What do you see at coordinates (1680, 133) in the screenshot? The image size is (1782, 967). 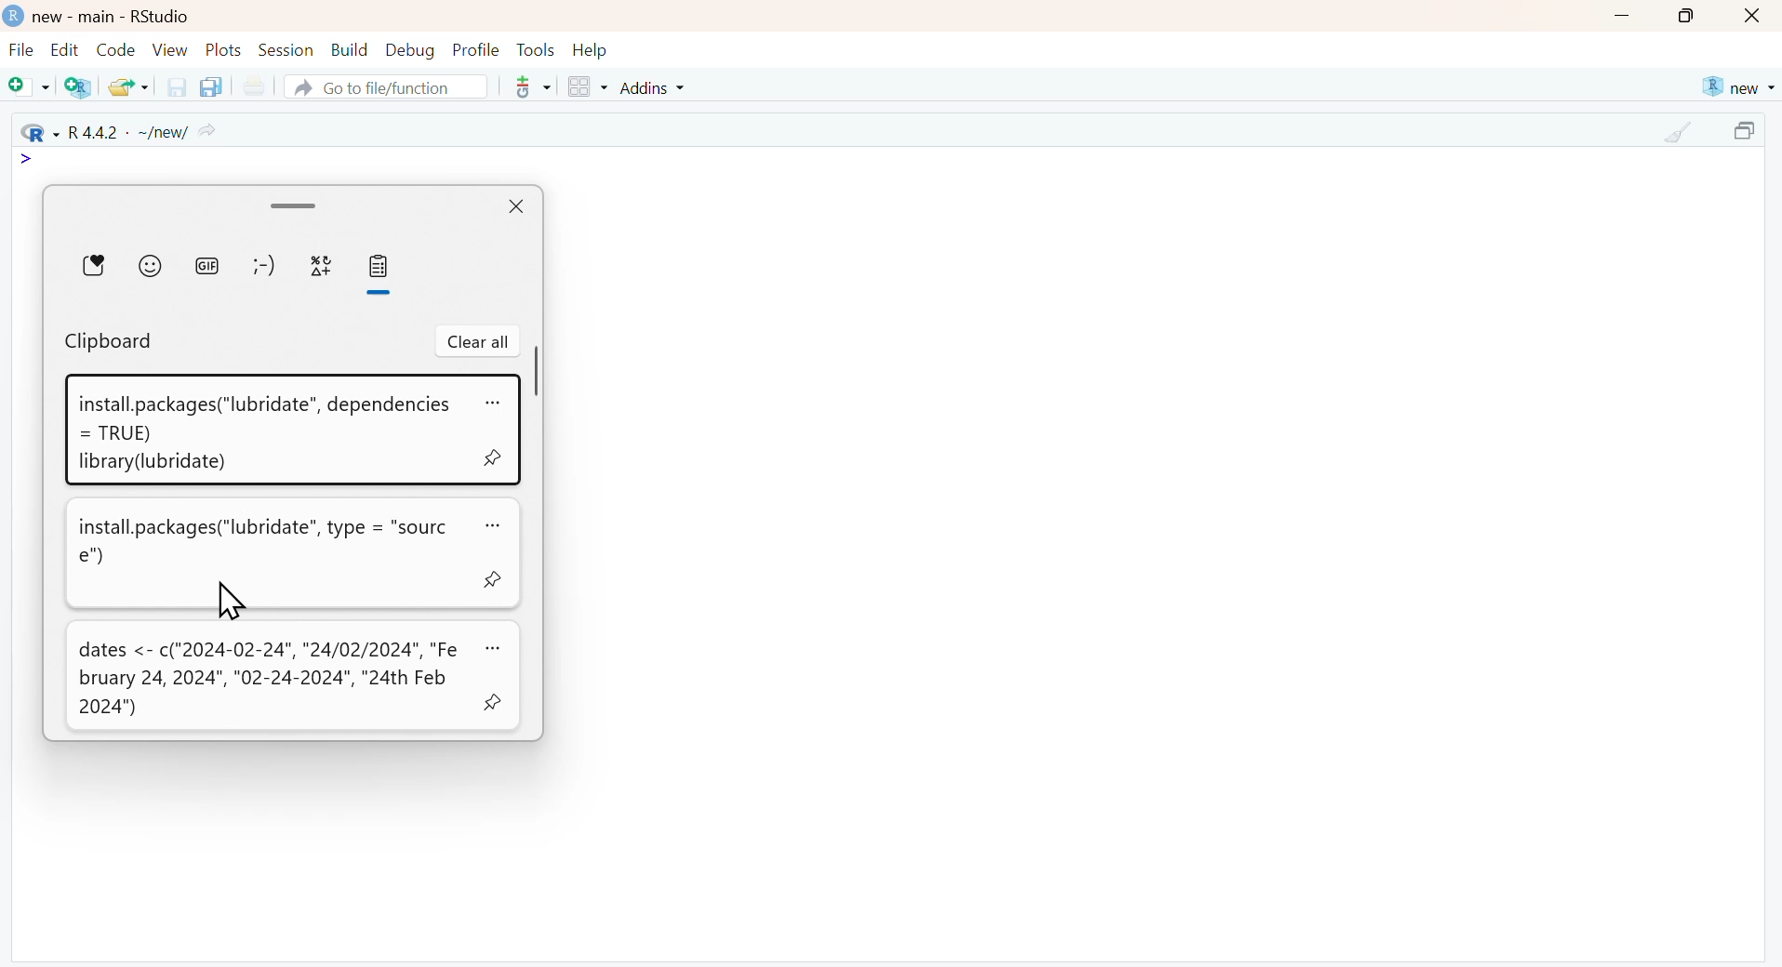 I see `clear console` at bounding box center [1680, 133].